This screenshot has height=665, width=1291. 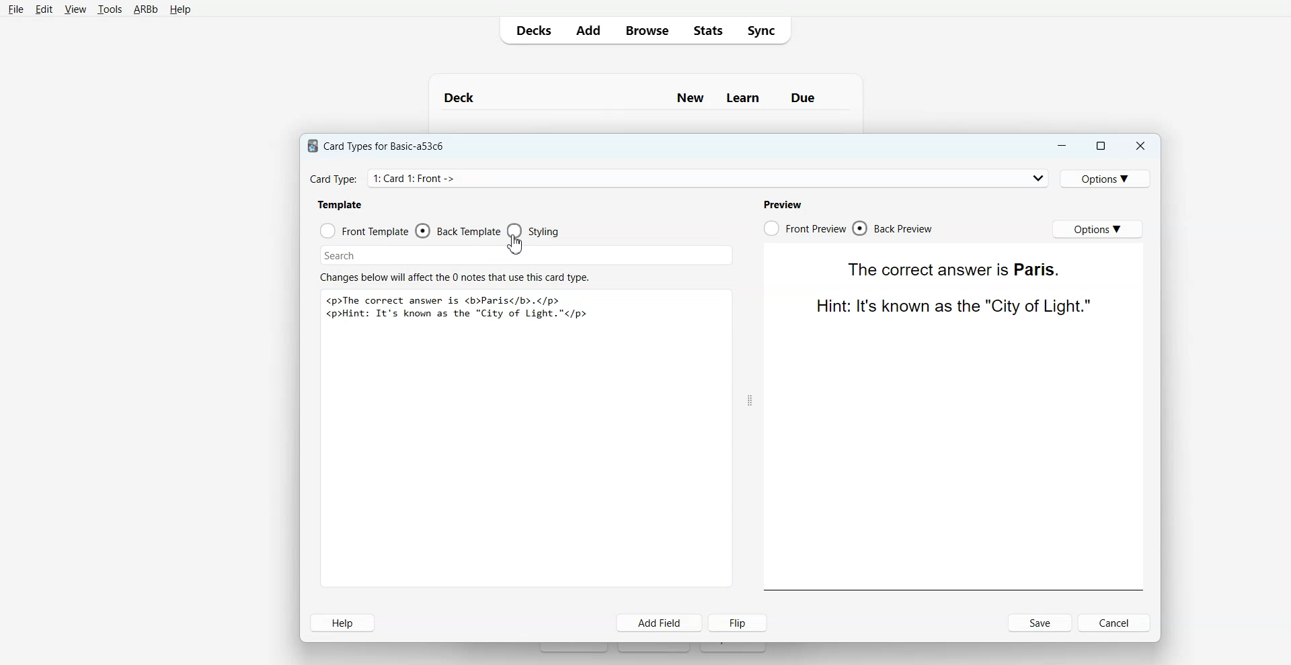 What do you see at coordinates (526, 255) in the screenshot?
I see `Search Bar` at bounding box center [526, 255].